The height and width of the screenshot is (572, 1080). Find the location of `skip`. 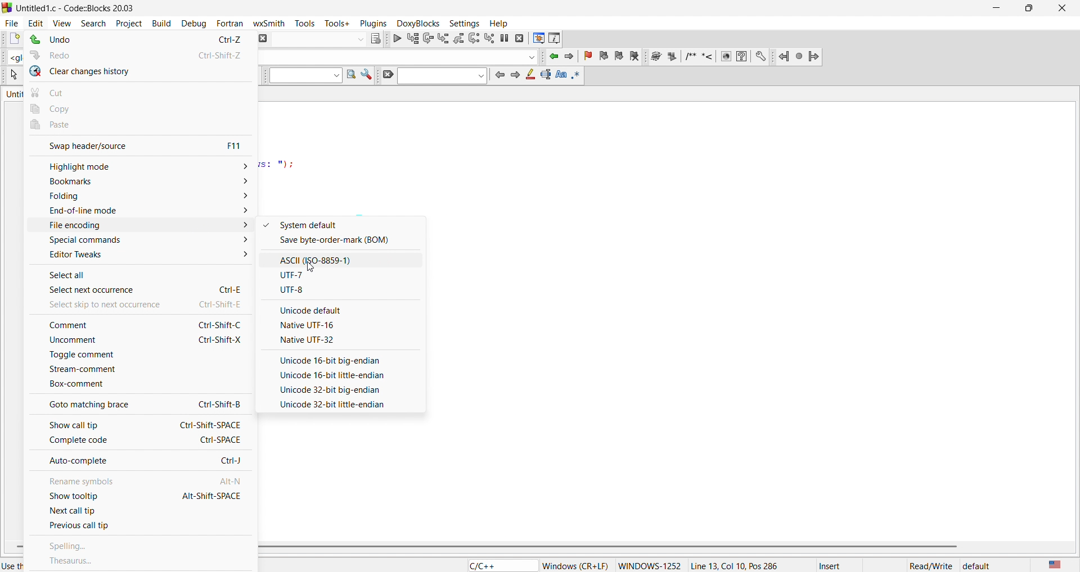

skip is located at coordinates (138, 306).